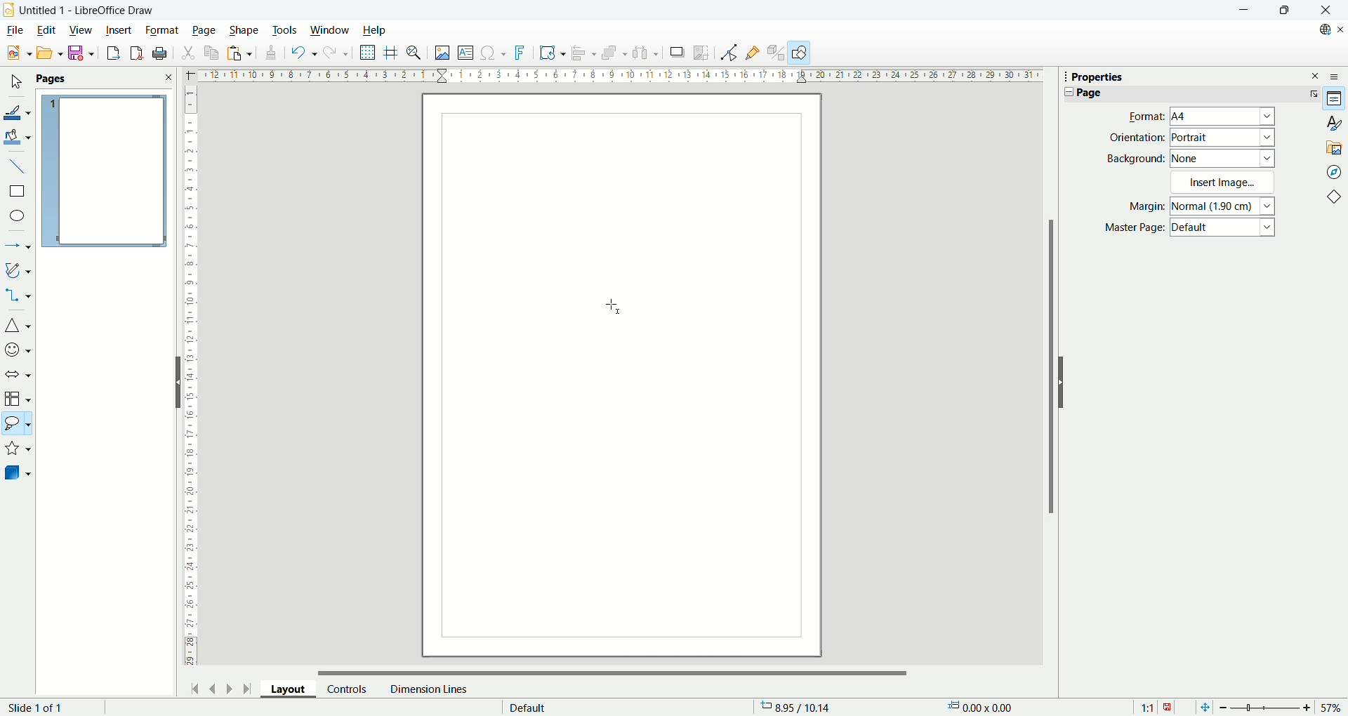 This screenshot has width=1348, height=716. Describe the element at coordinates (162, 29) in the screenshot. I see `format` at that location.